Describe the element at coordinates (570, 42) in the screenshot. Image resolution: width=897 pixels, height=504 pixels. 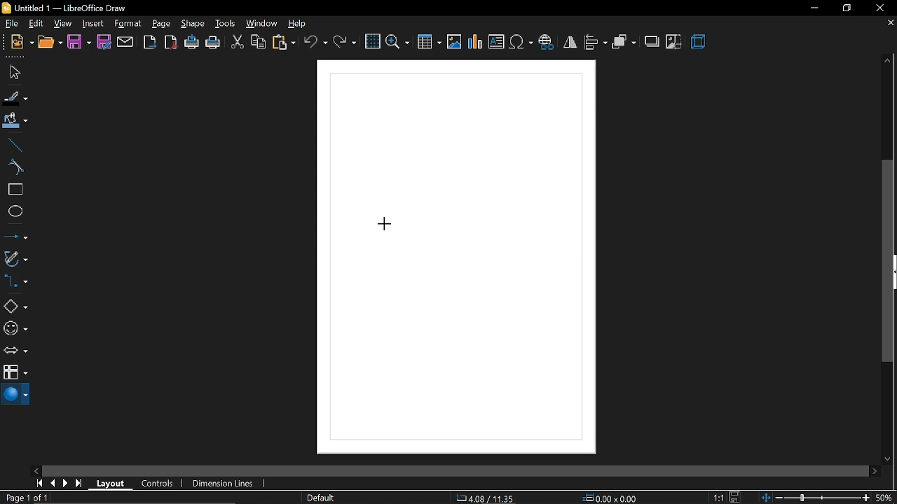
I see `flip` at that location.